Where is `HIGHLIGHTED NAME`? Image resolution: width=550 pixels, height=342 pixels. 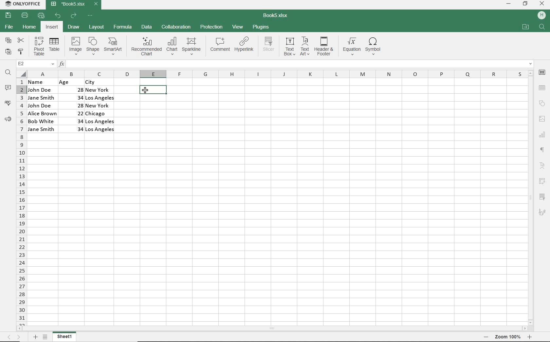 HIGHLIGHTED NAME is located at coordinates (153, 90).